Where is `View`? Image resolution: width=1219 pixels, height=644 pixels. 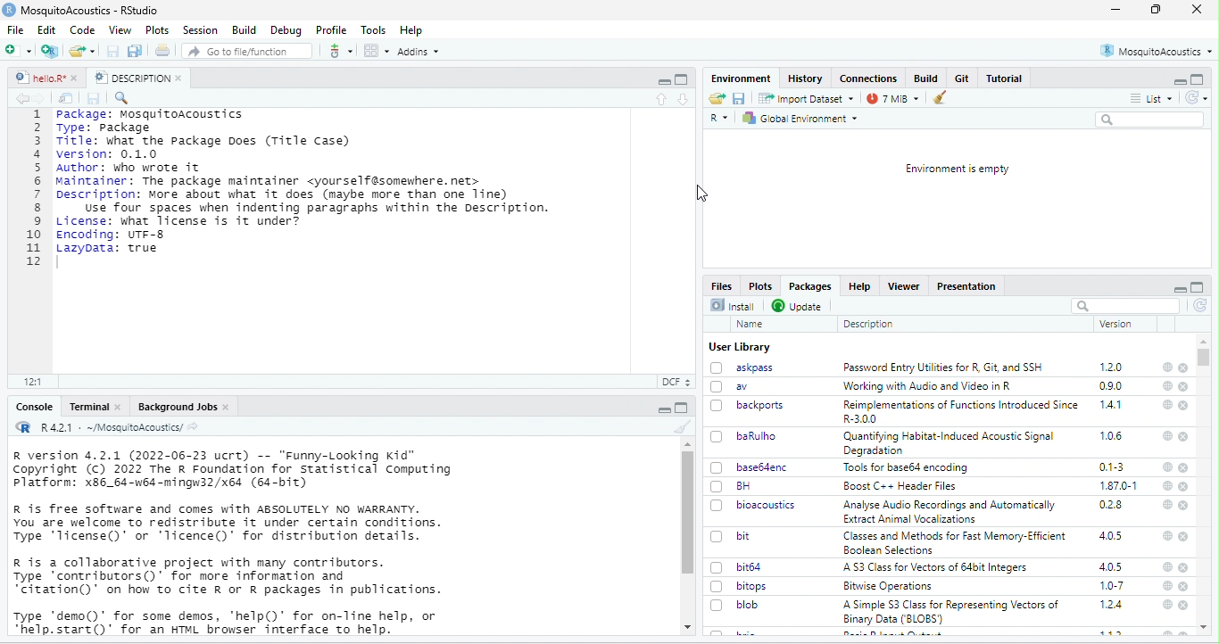
View is located at coordinates (120, 29).